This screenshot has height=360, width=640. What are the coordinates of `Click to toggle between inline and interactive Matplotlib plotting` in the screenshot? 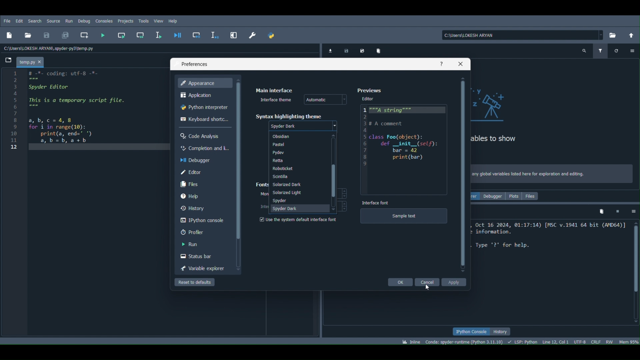 It's located at (412, 340).